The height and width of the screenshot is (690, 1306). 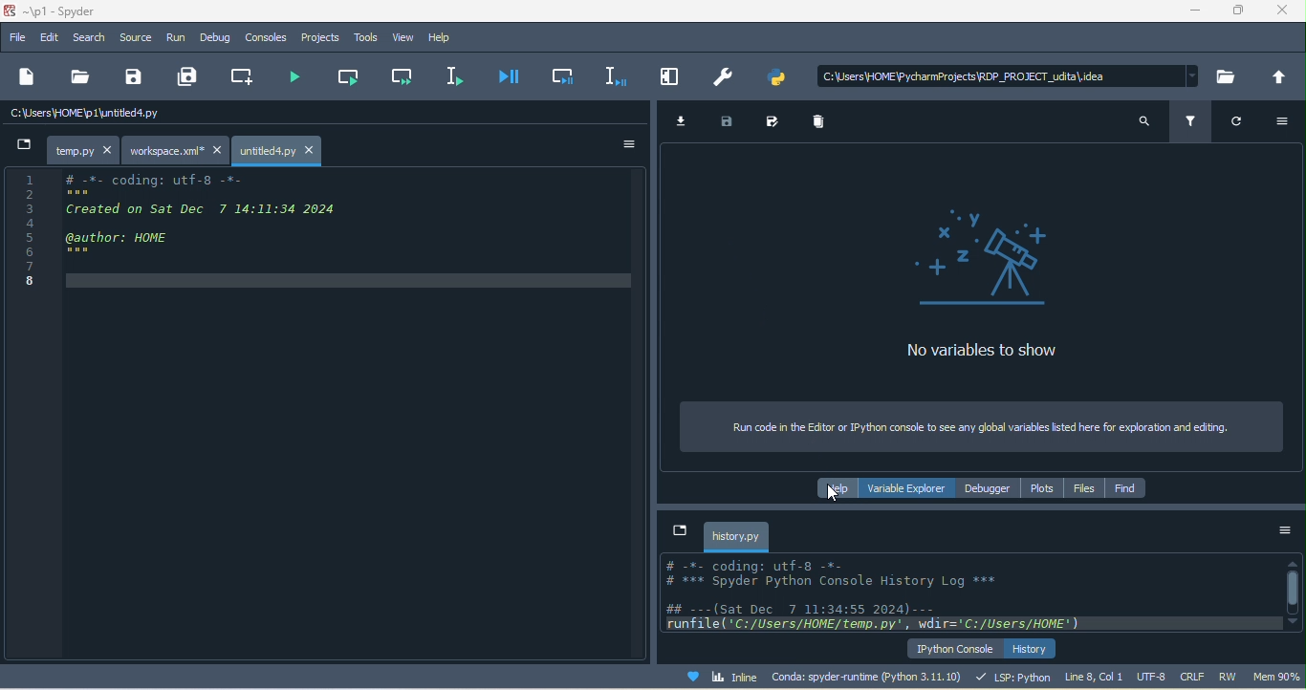 I want to click on filter, so click(x=1190, y=124).